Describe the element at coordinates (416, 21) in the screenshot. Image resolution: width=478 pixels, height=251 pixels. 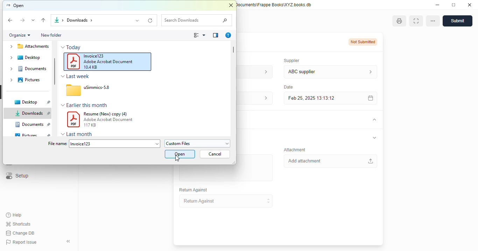
I see `toggle between form and full width` at that location.